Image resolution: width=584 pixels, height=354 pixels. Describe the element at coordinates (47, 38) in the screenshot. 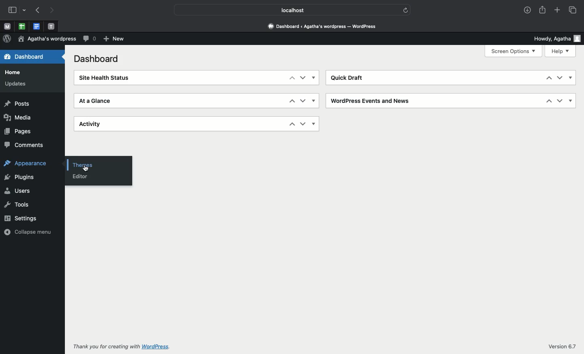

I see `Wordpress name` at that location.